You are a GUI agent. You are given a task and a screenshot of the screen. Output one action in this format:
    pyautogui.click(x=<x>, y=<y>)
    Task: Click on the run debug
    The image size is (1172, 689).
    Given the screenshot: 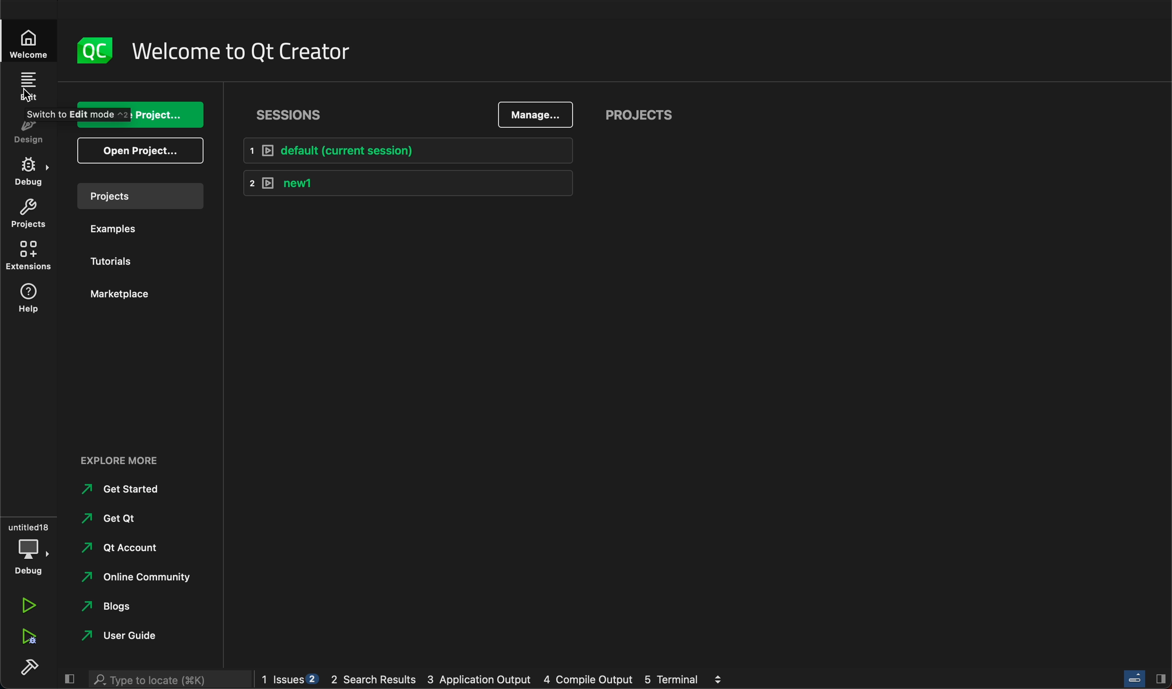 What is the action you would take?
    pyautogui.click(x=27, y=638)
    